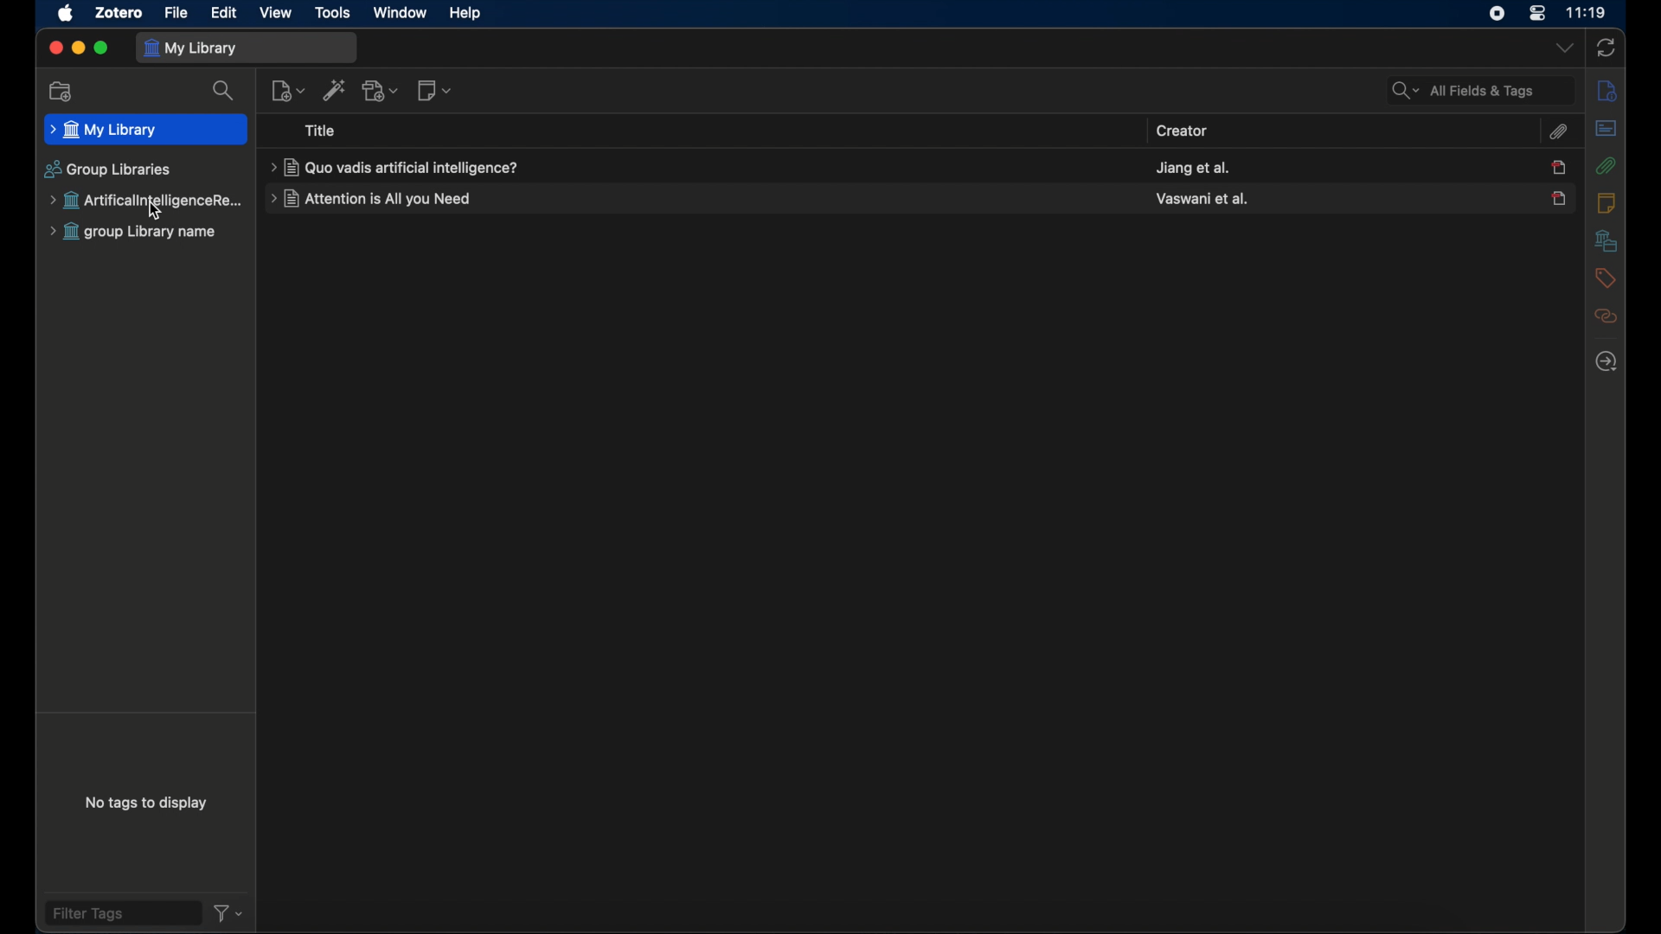 The width and height of the screenshot is (1661, 934). Describe the element at coordinates (1606, 165) in the screenshot. I see `attachments` at that location.